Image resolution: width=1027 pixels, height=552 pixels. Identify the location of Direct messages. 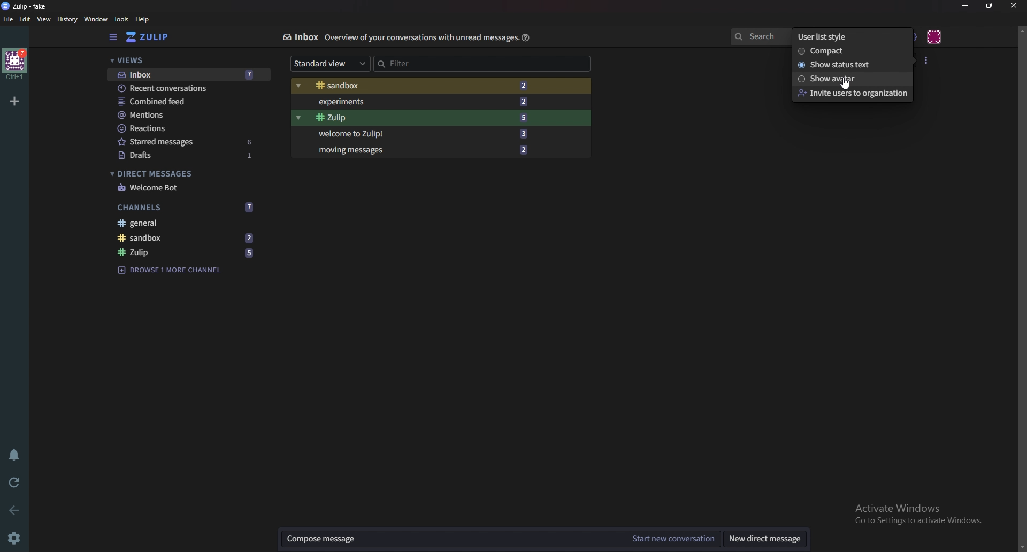
(183, 173).